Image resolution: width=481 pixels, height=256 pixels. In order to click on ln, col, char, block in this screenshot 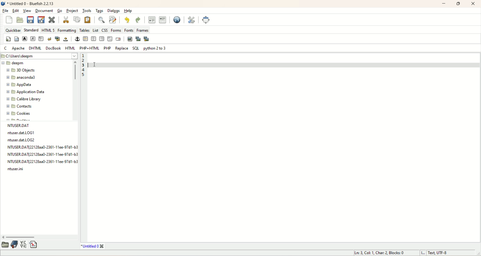, I will do `click(379, 253)`.